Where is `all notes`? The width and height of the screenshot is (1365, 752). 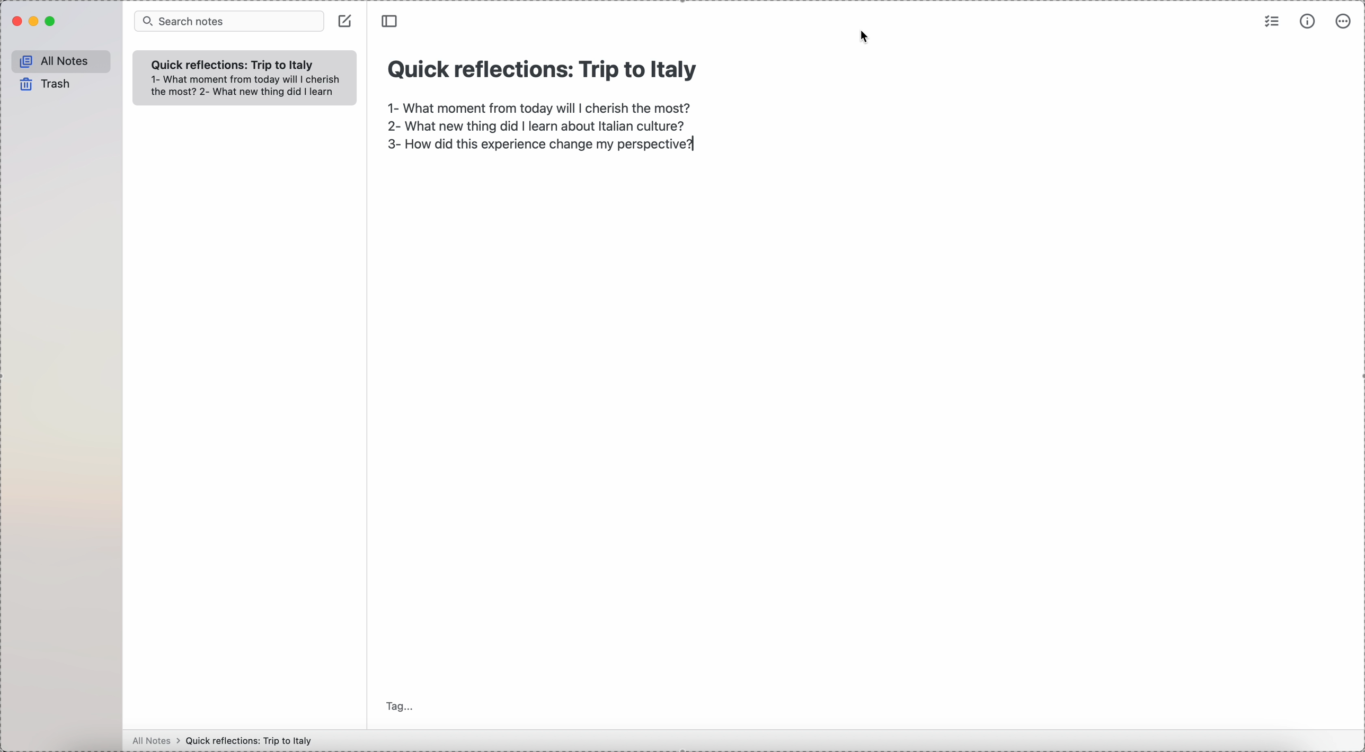 all notes is located at coordinates (153, 741).